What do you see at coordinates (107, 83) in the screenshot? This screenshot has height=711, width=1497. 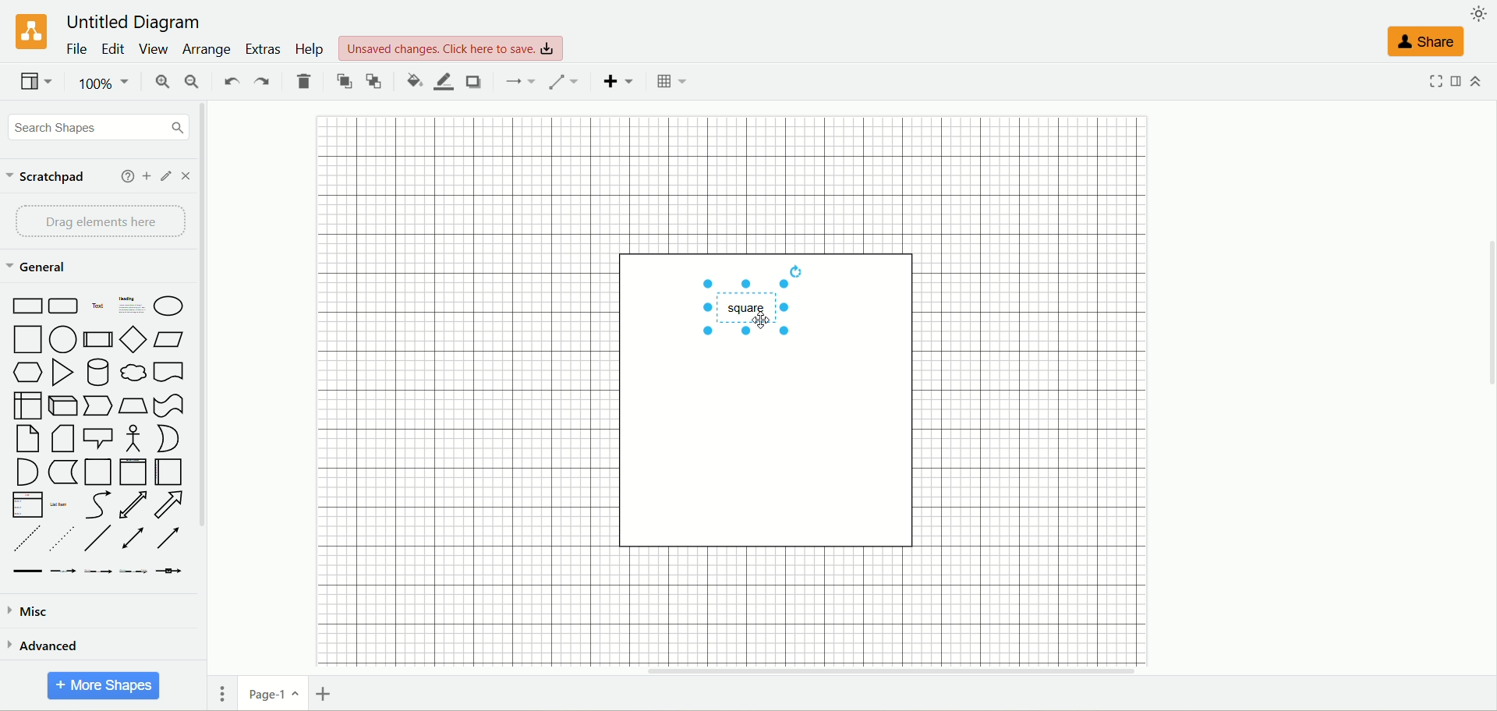 I see `zoom factor` at bounding box center [107, 83].